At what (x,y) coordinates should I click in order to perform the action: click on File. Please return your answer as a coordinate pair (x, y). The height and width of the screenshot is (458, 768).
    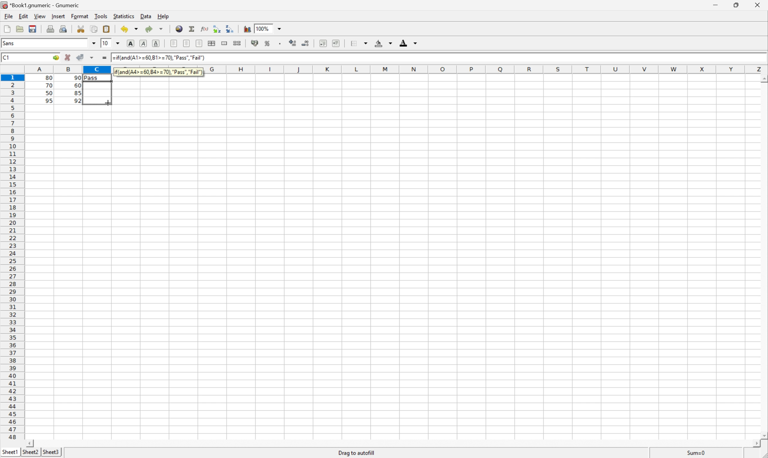
    Looking at the image, I should click on (9, 16).